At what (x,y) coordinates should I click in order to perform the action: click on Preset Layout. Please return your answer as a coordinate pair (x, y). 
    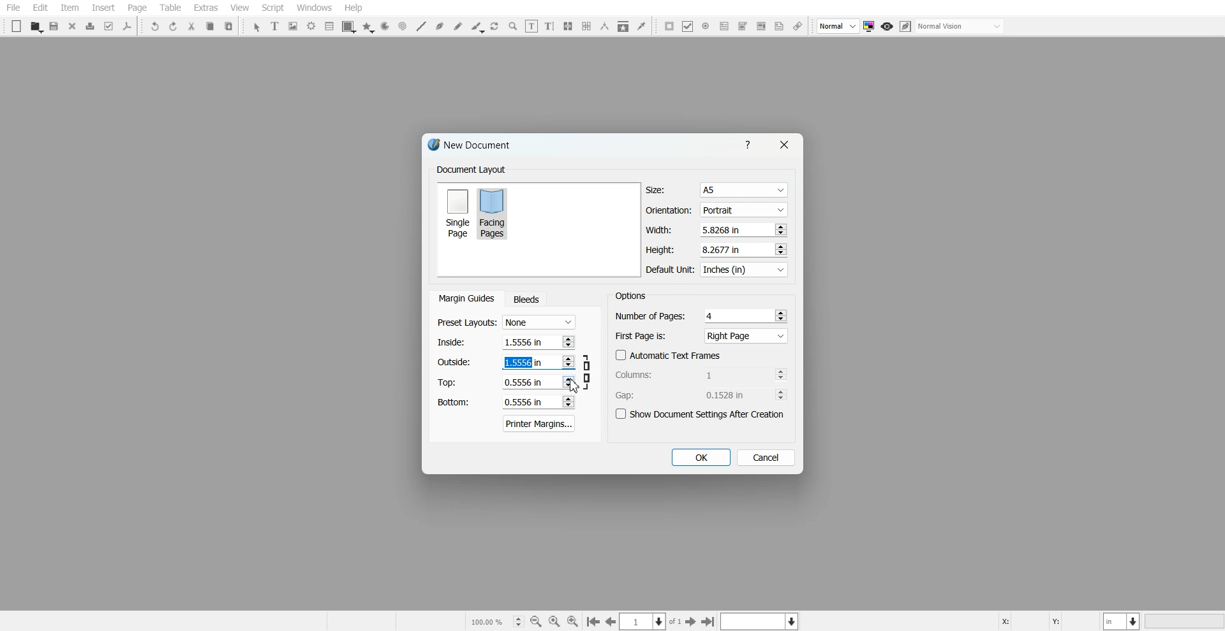
    Looking at the image, I should click on (506, 323).